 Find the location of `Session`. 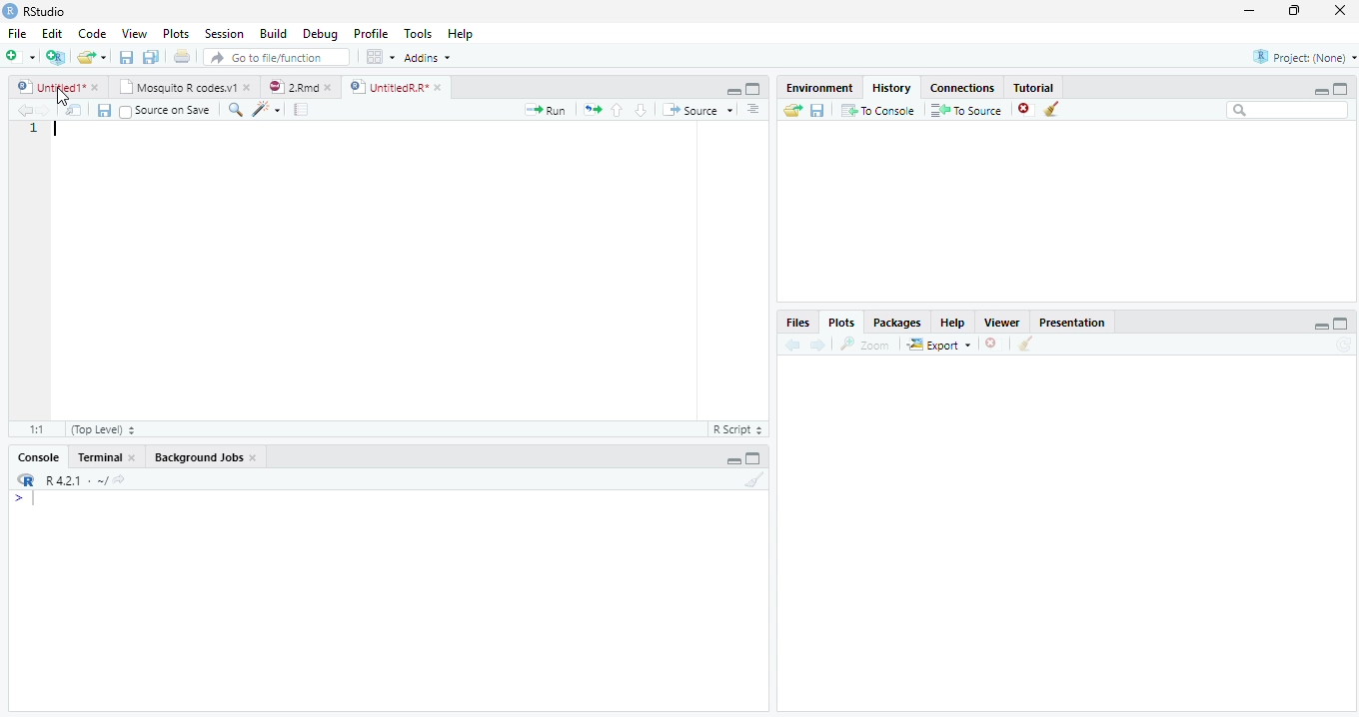

Session is located at coordinates (224, 35).